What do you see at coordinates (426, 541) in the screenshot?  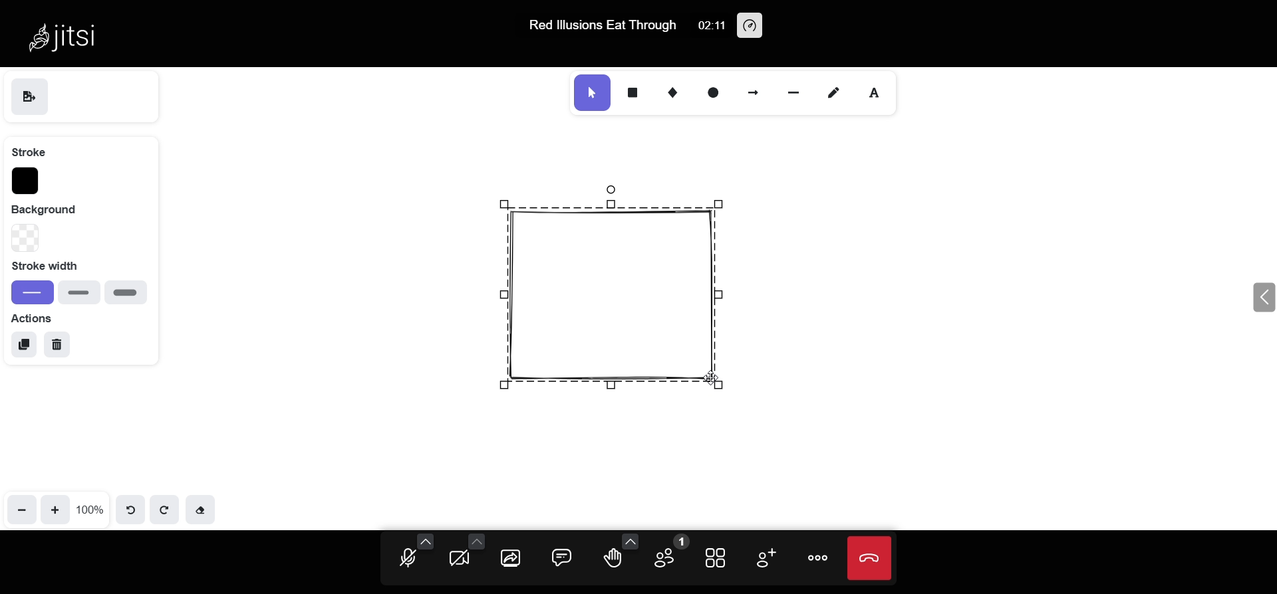 I see `more audio options` at bounding box center [426, 541].